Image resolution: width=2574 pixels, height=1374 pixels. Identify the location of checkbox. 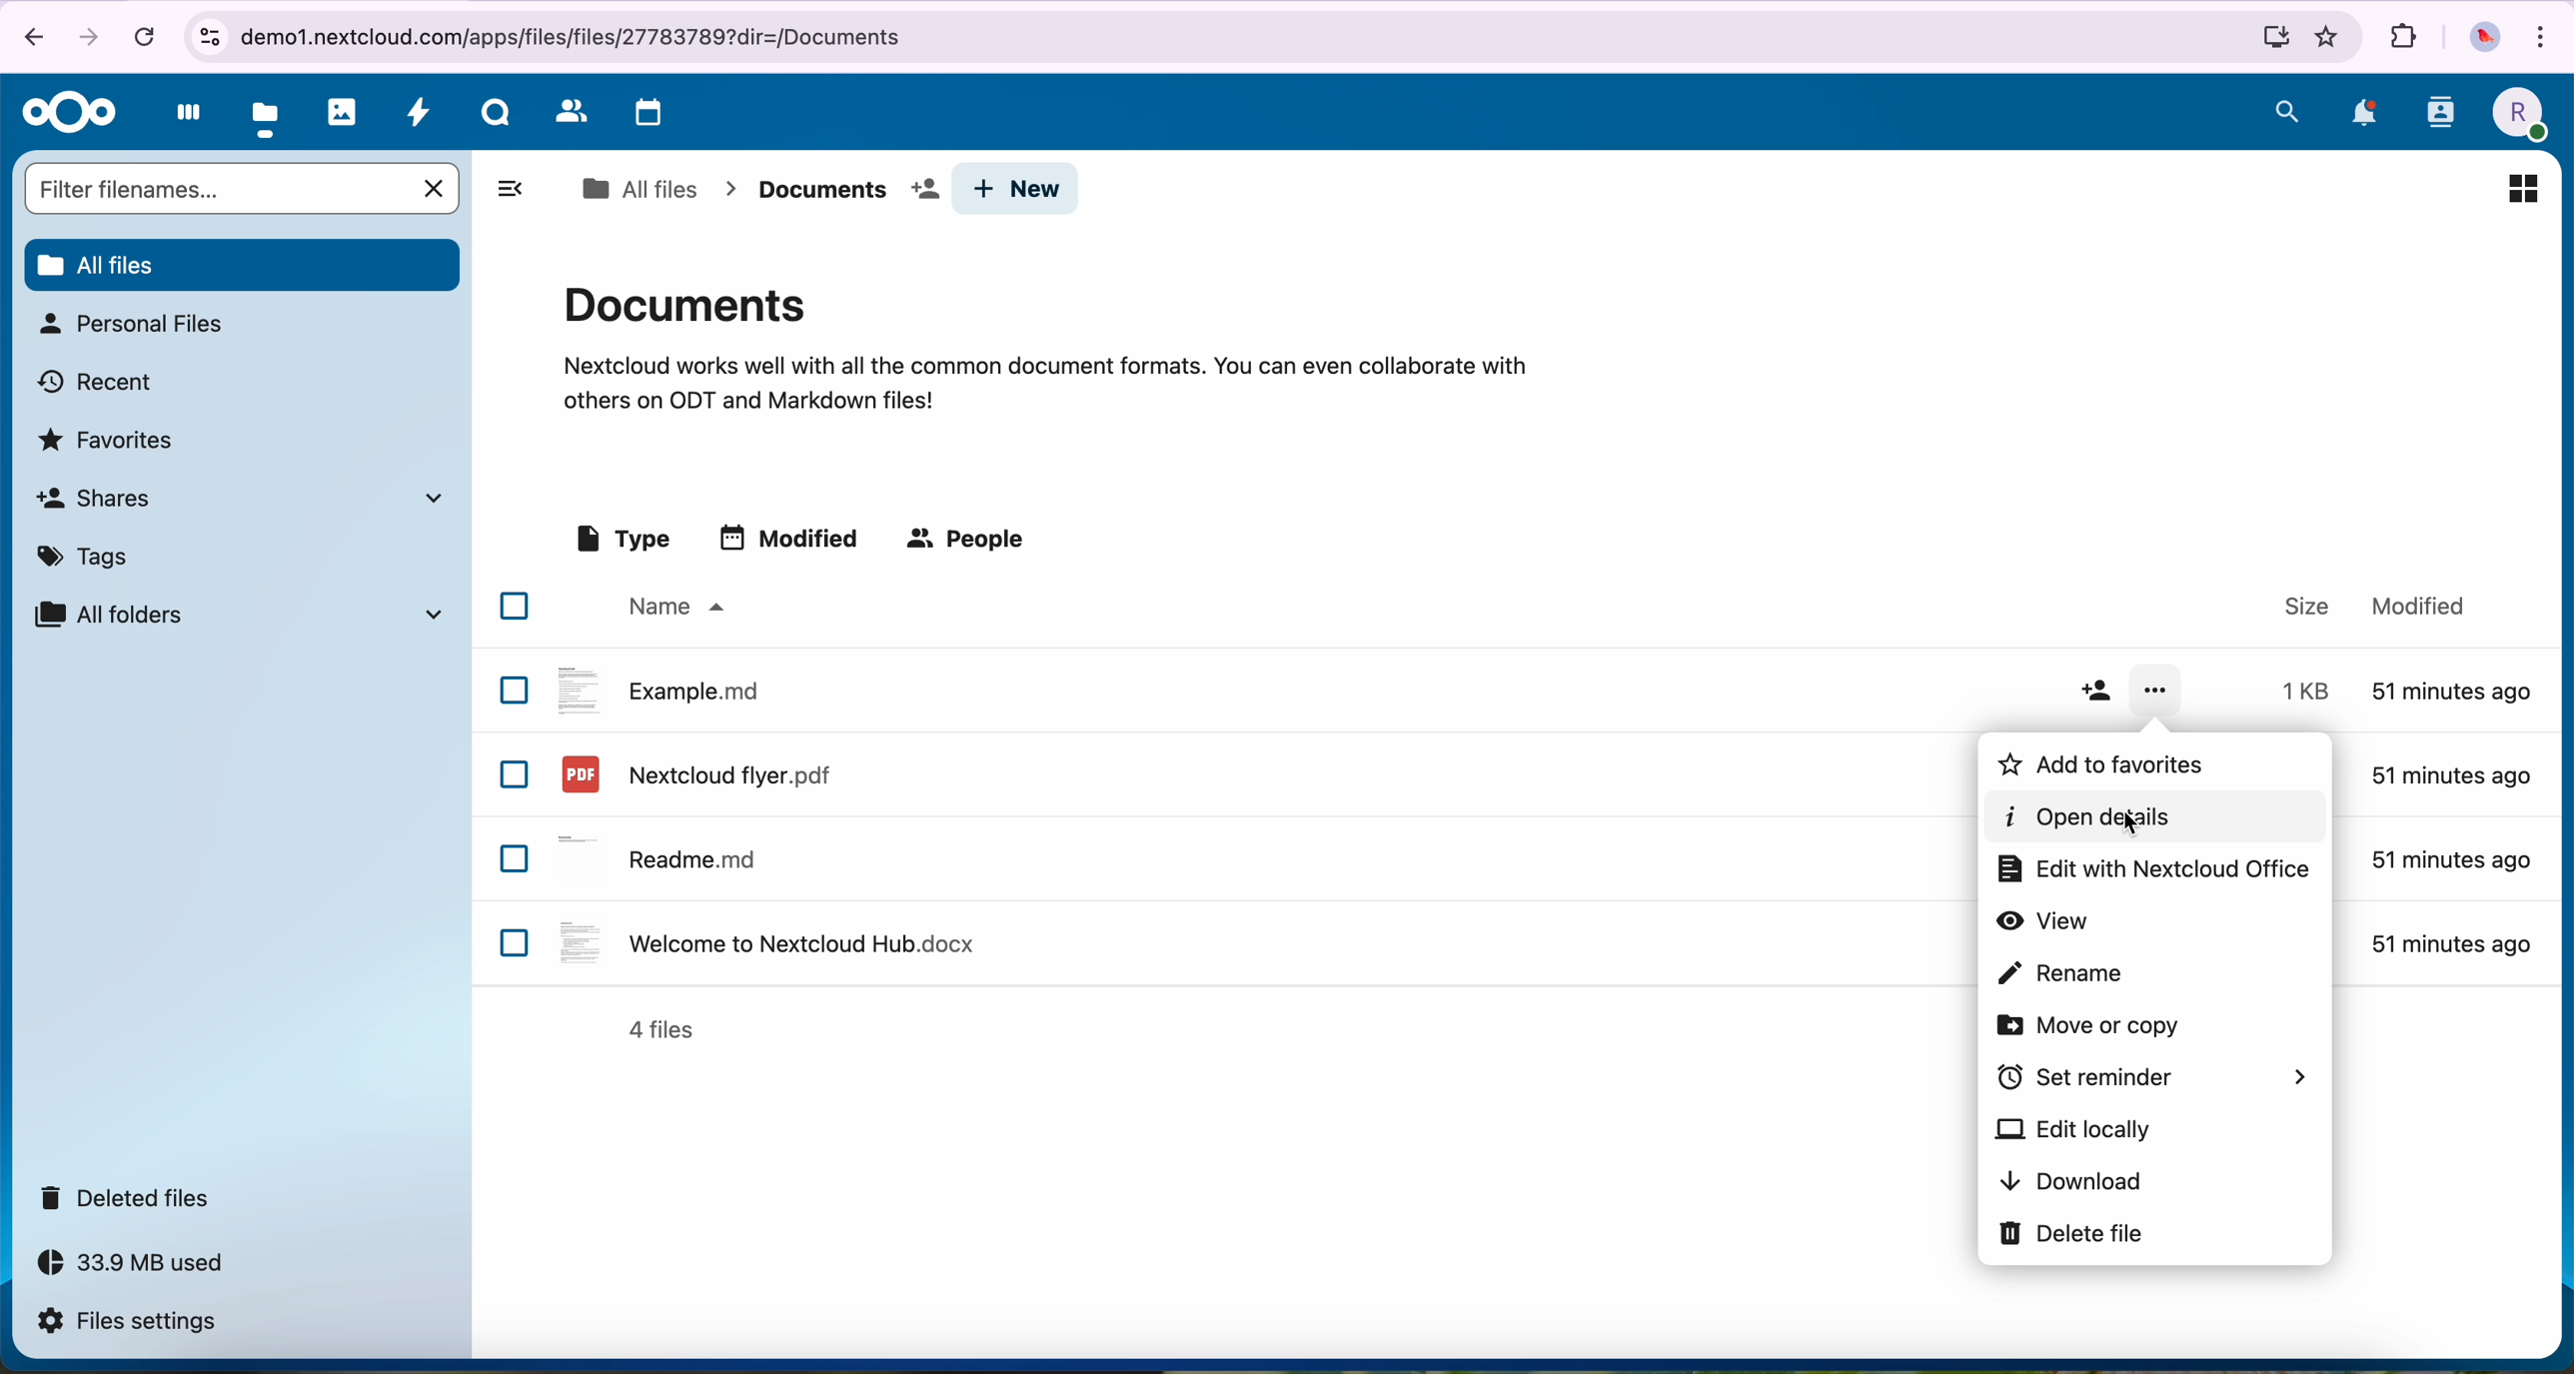
(516, 859).